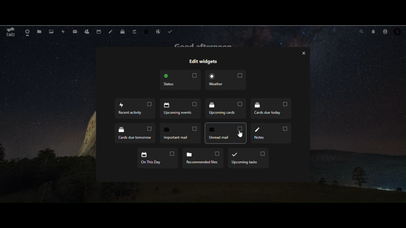  Describe the element at coordinates (135, 31) in the screenshot. I see `upgrade` at that location.